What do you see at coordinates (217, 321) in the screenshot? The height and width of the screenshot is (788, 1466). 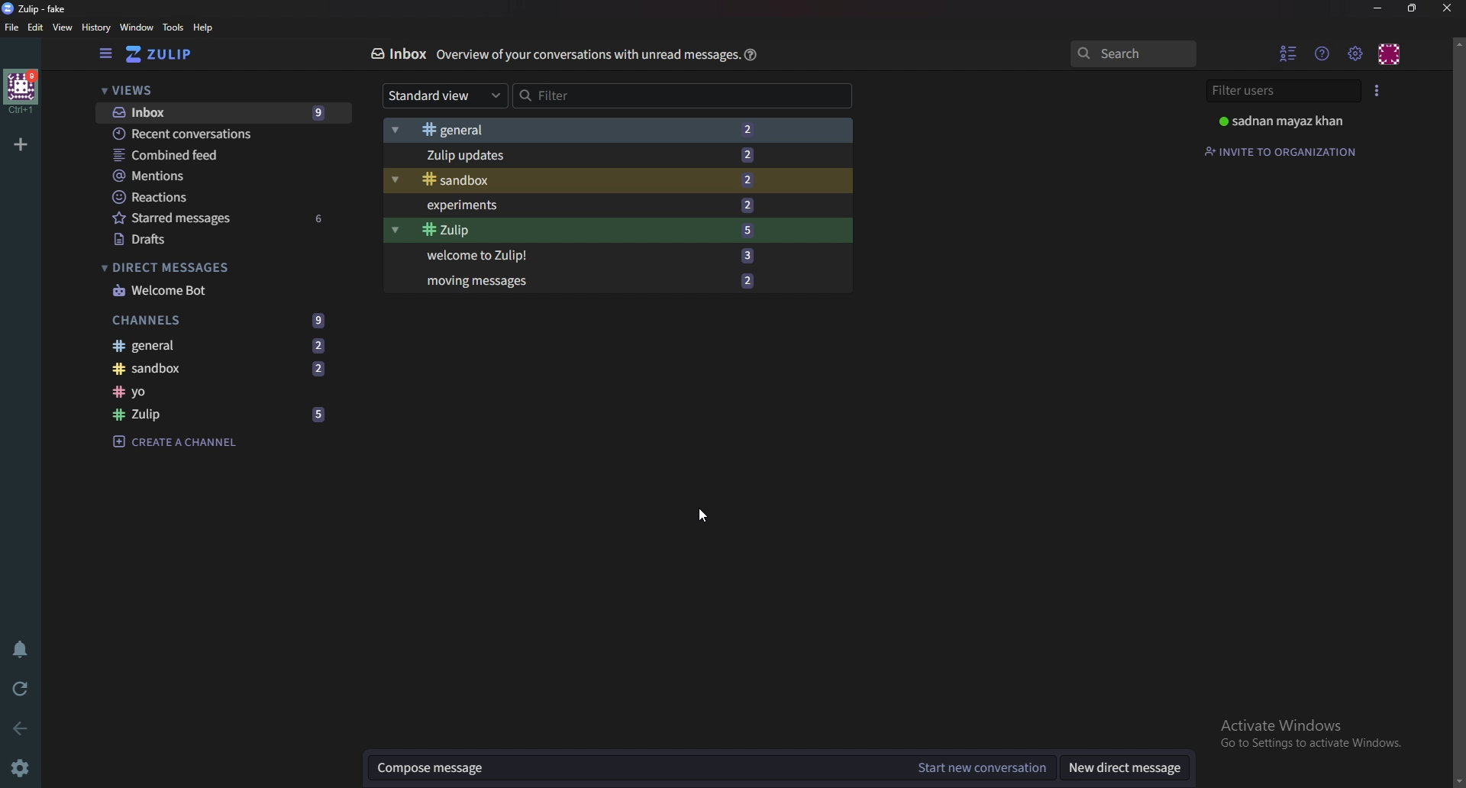 I see `channels` at bounding box center [217, 321].